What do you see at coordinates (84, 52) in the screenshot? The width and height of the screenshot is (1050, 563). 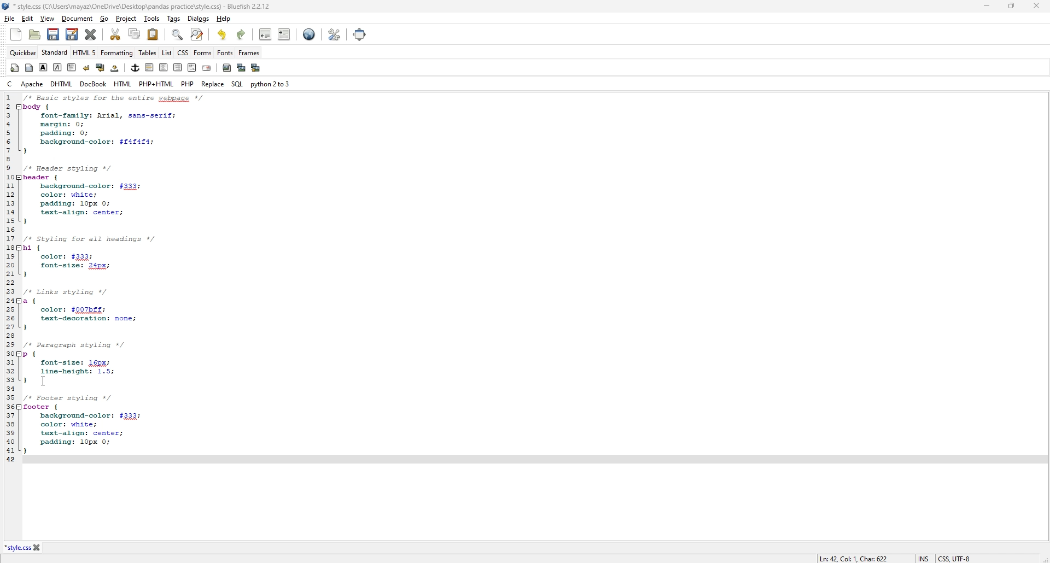 I see `html 5` at bounding box center [84, 52].